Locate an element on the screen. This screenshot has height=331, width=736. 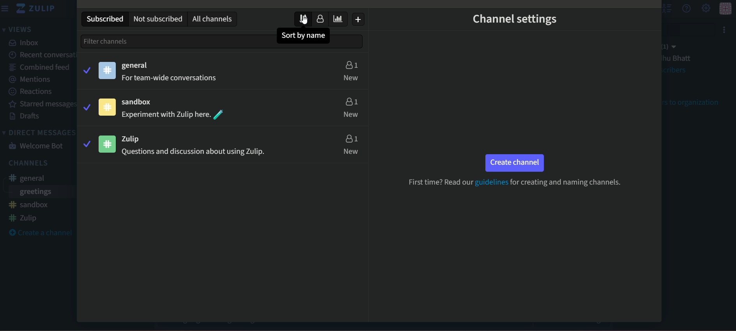
sandbox is located at coordinates (28, 205).